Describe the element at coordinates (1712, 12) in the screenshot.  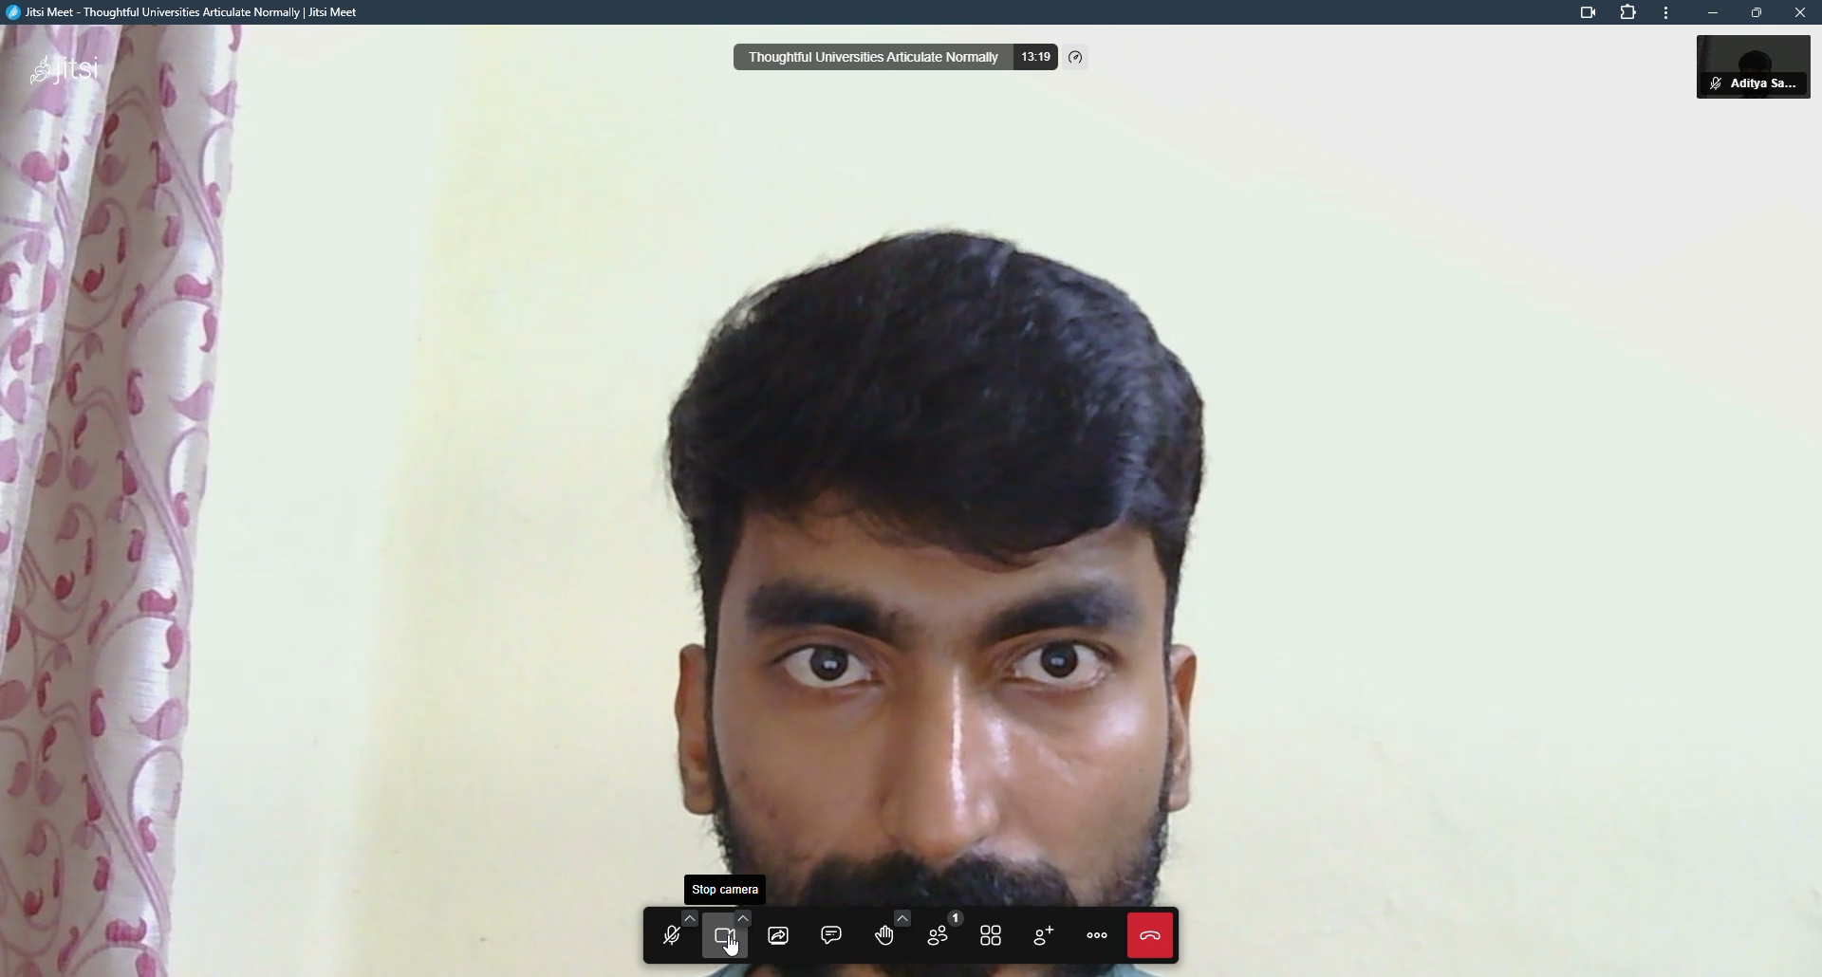
I see `minimize` at that location.